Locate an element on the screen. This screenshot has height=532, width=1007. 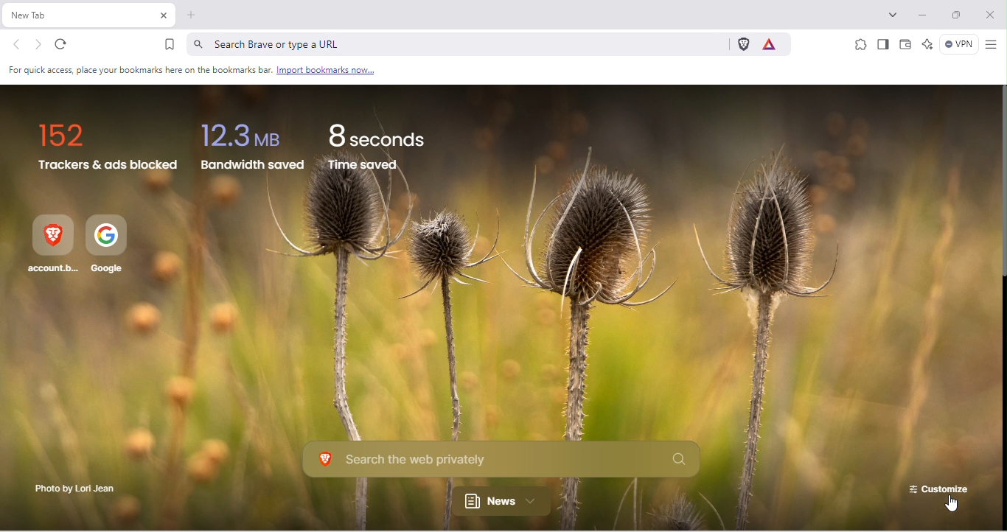
Click to go back is located at coordinates (17, 46).